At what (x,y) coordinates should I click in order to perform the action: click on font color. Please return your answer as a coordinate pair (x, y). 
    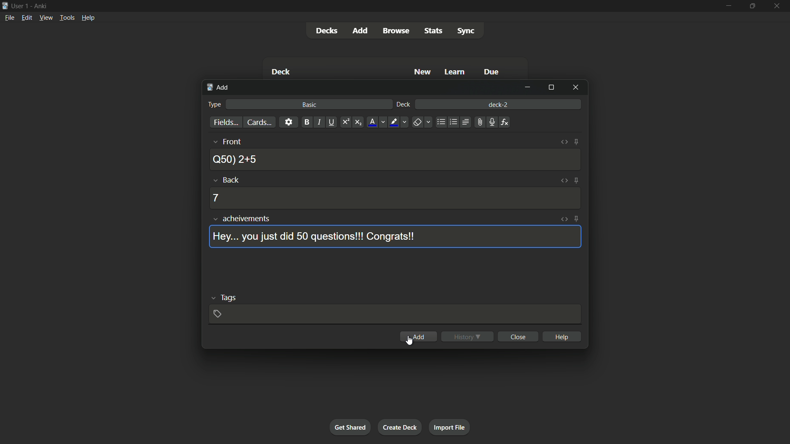
    Looking at the image, I should click on (377, 123).